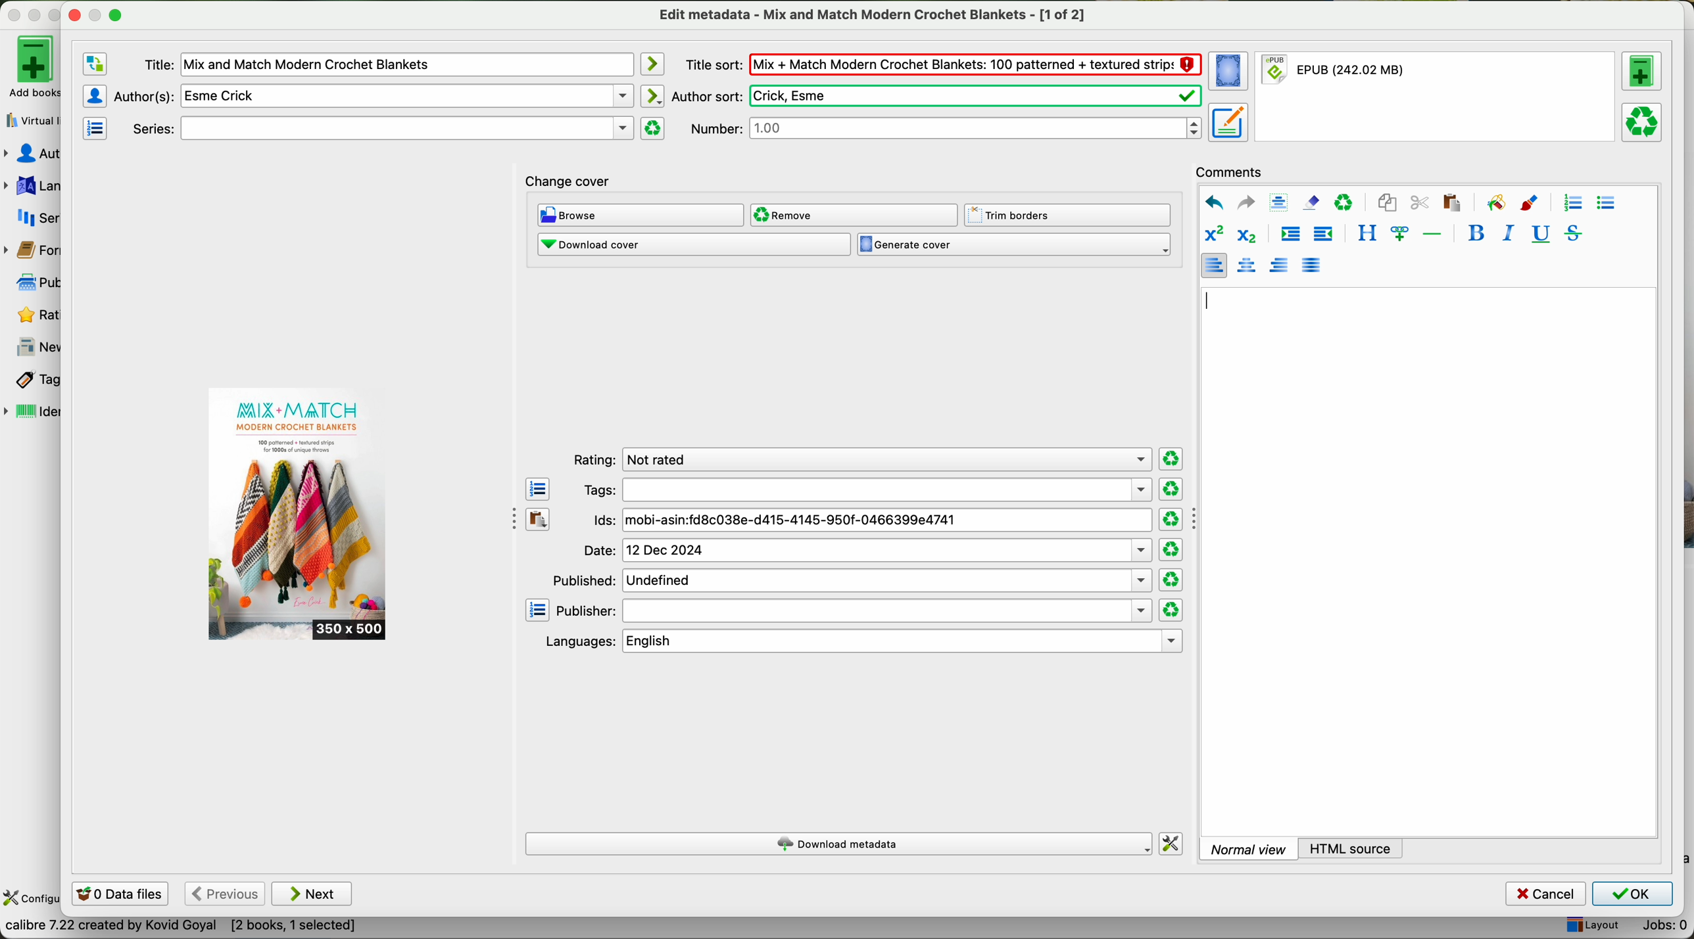 The image size is (1694, 939). Describe the element at coordinates (380, 129) in the screenshot. I see `series` at that location.